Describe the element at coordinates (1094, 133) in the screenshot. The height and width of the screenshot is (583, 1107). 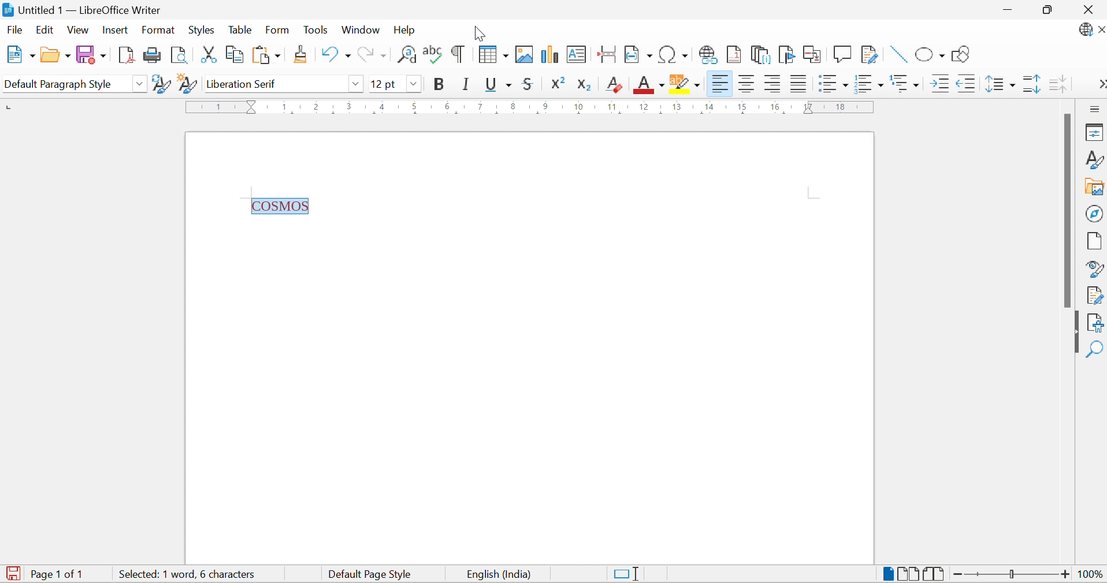
I see `Properties` at that location.